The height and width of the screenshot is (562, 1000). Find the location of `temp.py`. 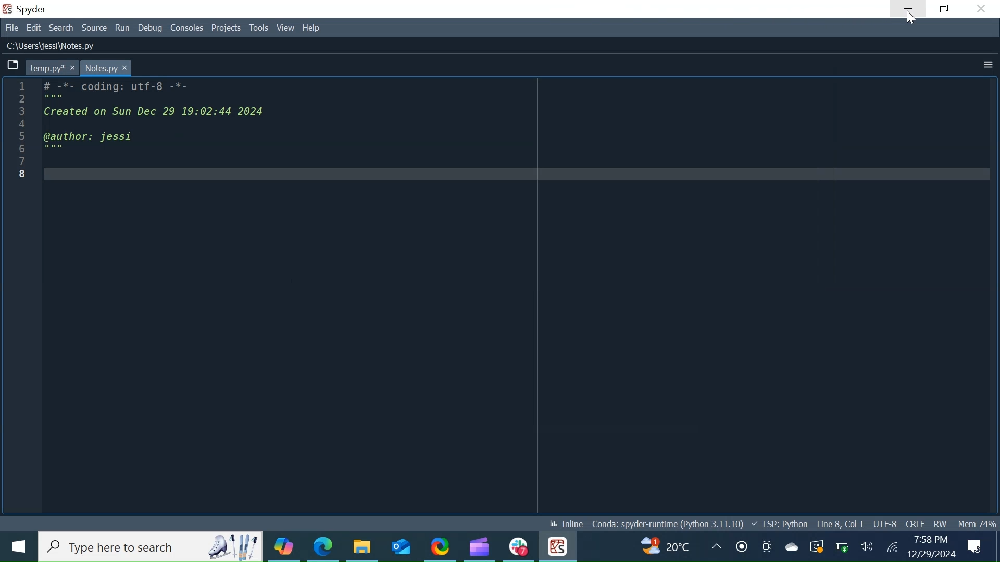

temp.py is located at coordinates (51, 68).